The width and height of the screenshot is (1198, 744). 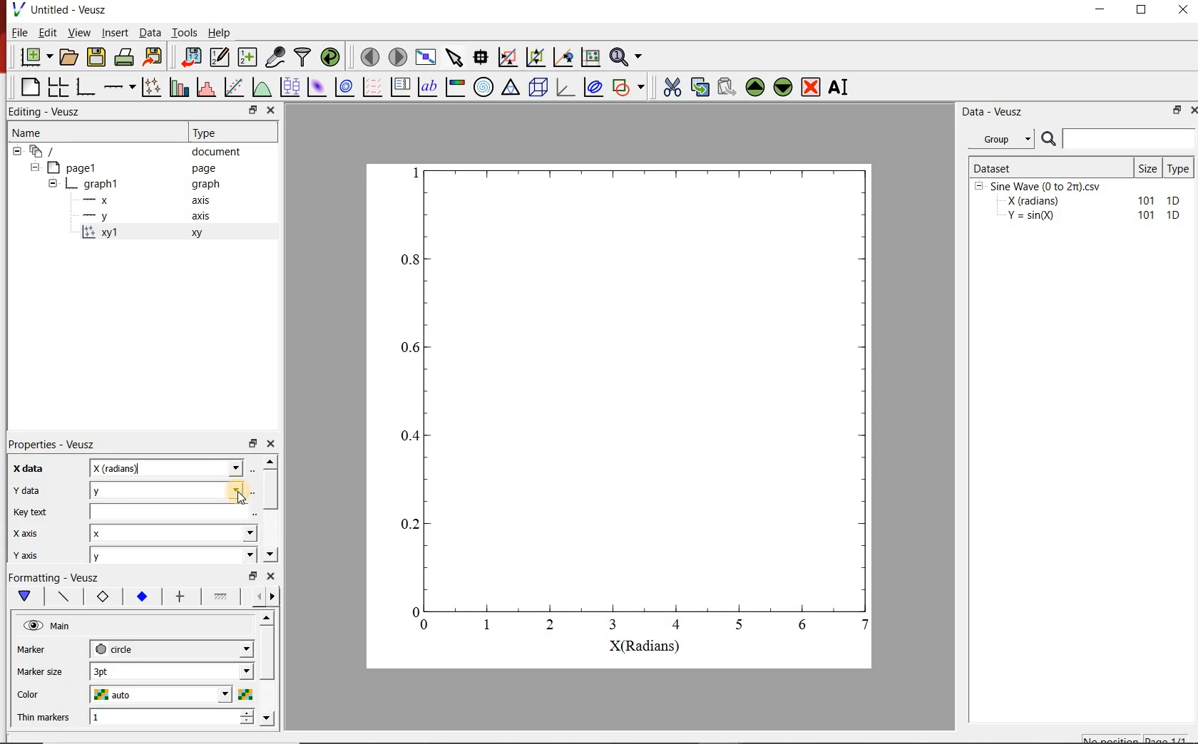 I want to click on Group, so click(x=1005, y=139).